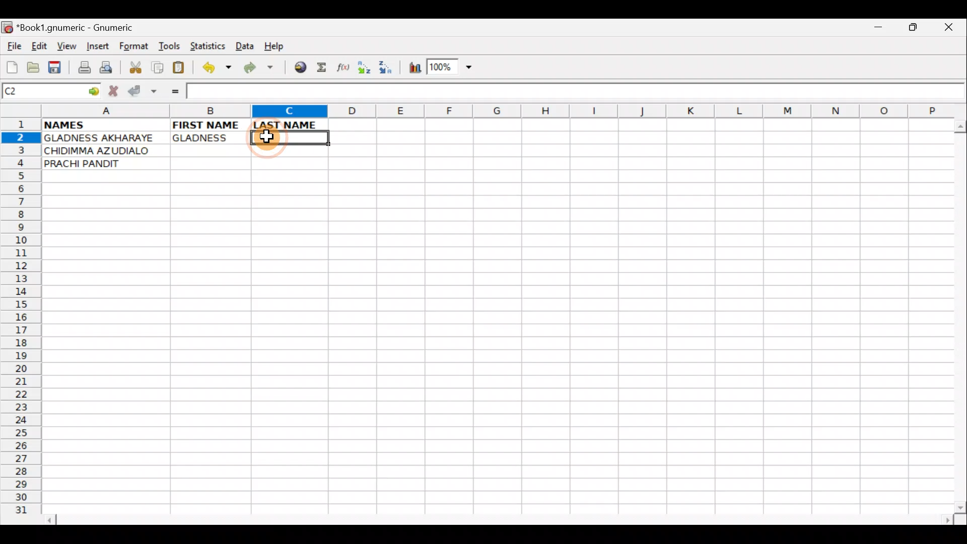  What do you see at coordinates (218, 69) in the screenshot?
I see `Undo last action` at bounding box center [218, 69].